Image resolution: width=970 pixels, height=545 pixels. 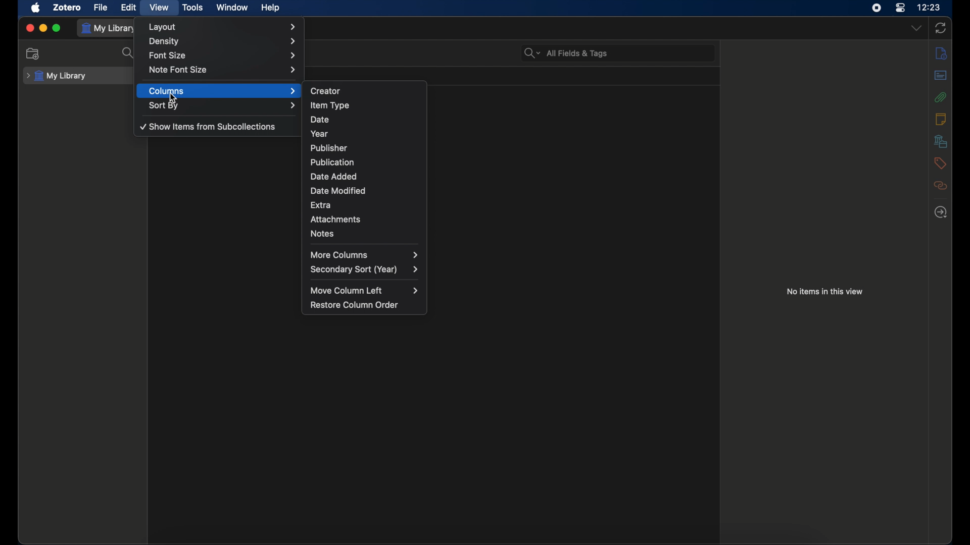 I want to click on move column left, so click(x=365, y=291).